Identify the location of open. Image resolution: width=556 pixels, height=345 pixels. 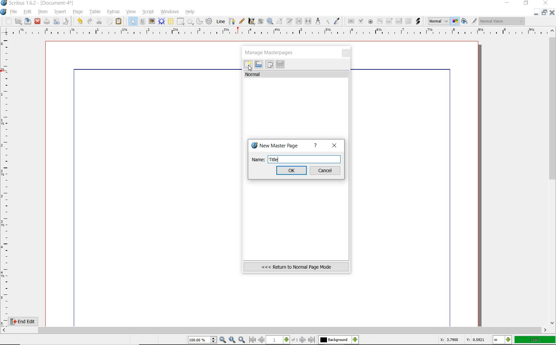
(19, 21).